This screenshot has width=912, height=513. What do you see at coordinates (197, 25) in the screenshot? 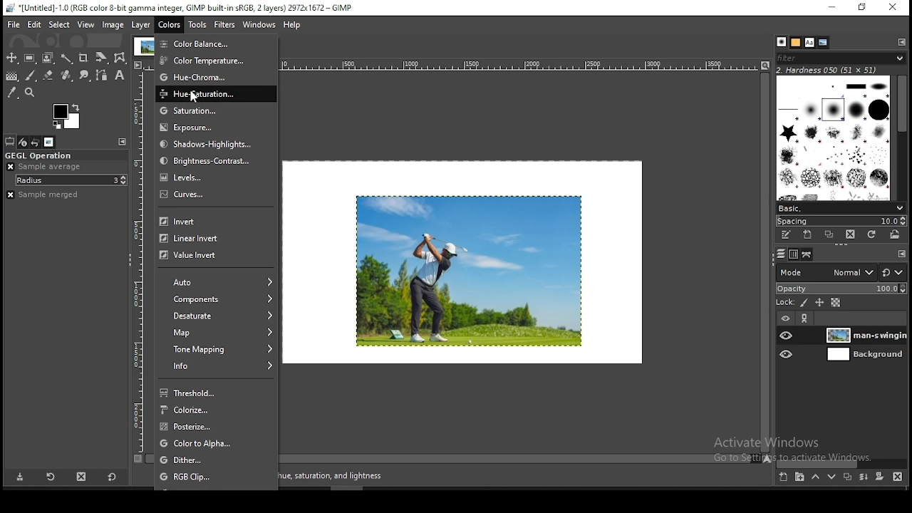
I see `tools` at bounding box center [197, 25].